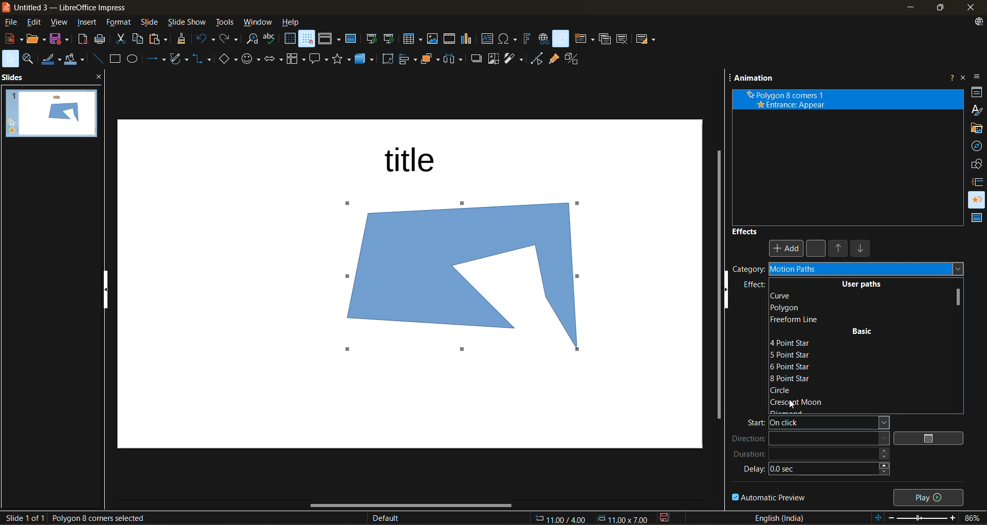  I want to click on move down, so click(861, 251).